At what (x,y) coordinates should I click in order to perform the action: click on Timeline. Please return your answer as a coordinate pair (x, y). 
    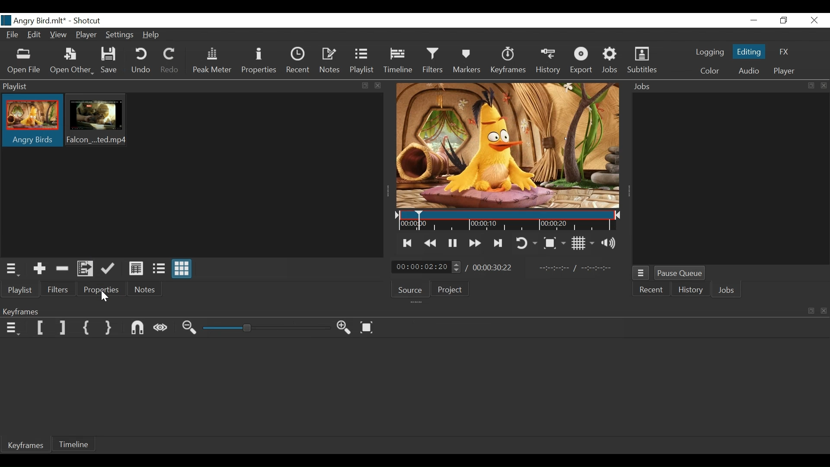
    Looking at the image, I should click on (509, 221).